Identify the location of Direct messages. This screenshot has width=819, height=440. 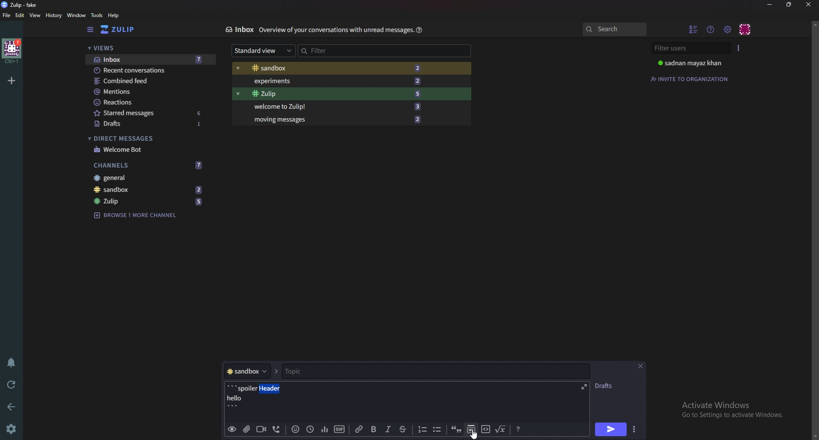
(146, 138).